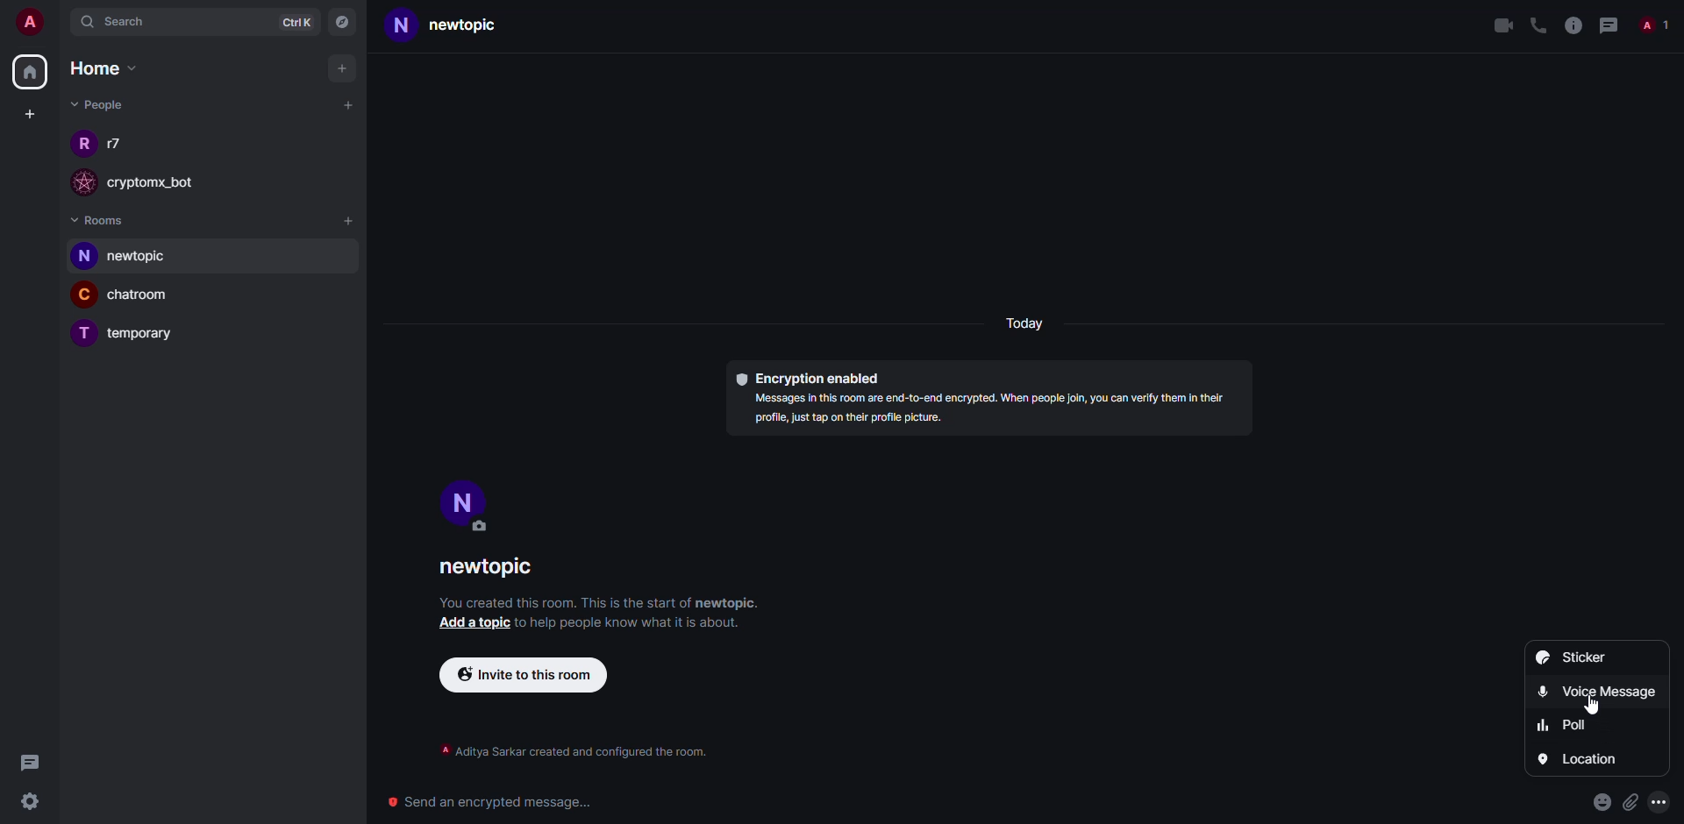  I want to click on more options, so click(1661, 802).